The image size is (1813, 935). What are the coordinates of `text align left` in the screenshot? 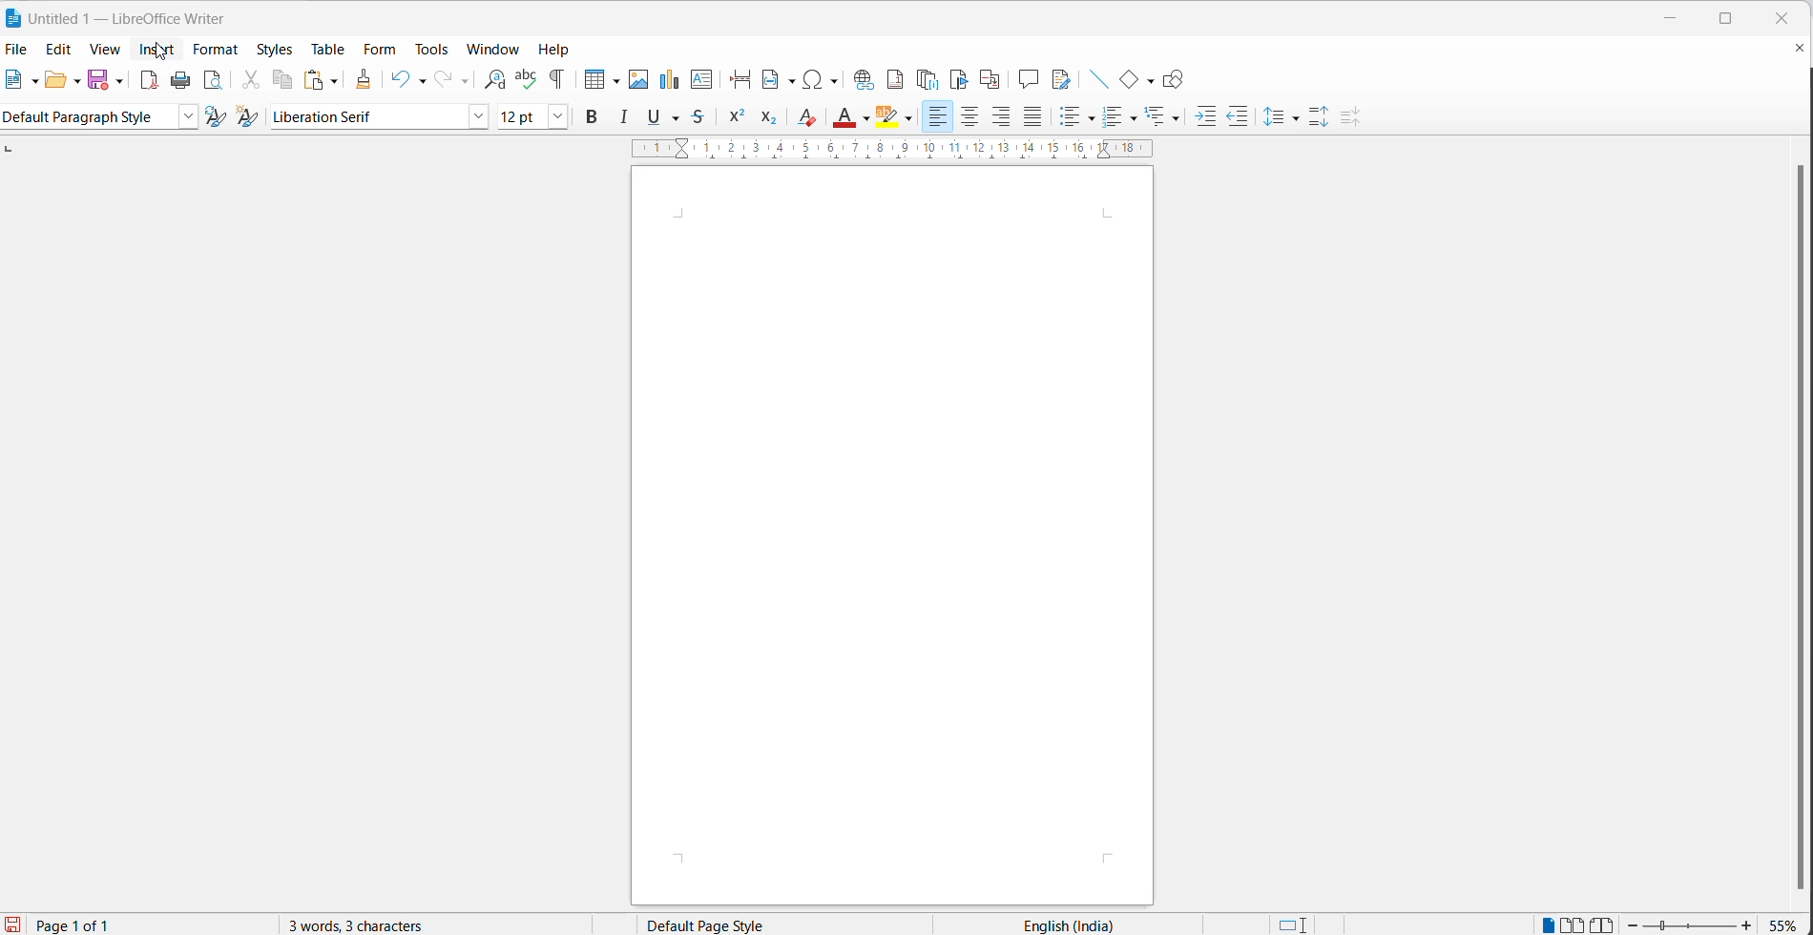 It's located at (939, 116).